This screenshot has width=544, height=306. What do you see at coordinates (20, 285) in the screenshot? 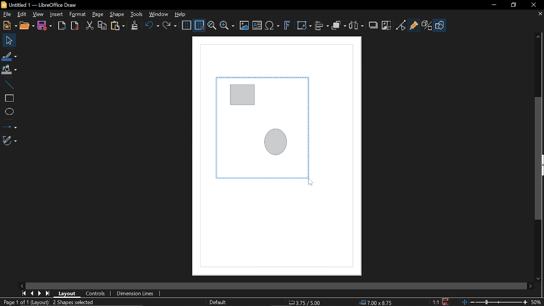
I see `Move left` at bounding box center [20, 285].